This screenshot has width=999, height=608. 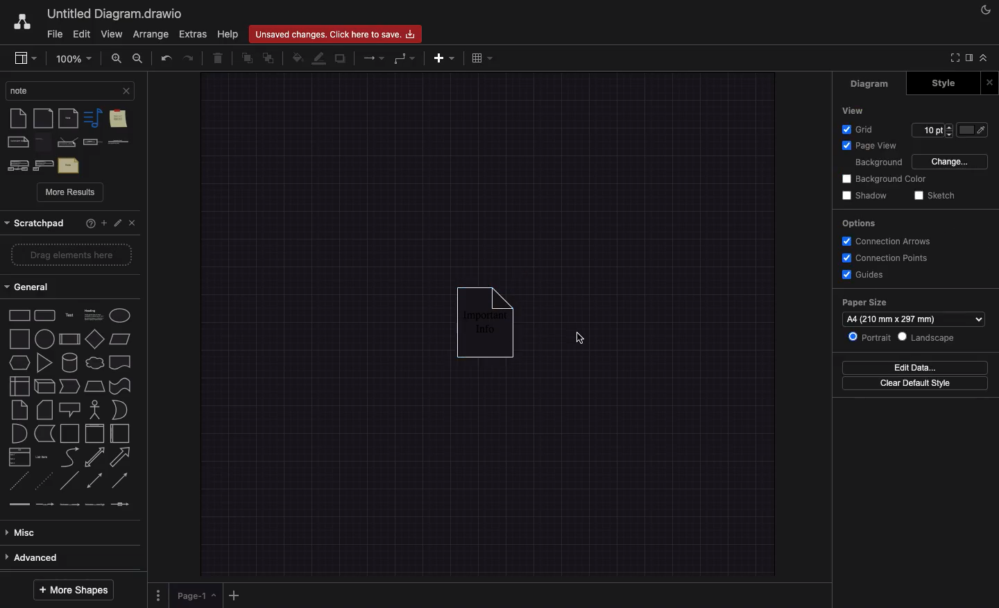 I want to click on Style, so click(x=947, y=83).